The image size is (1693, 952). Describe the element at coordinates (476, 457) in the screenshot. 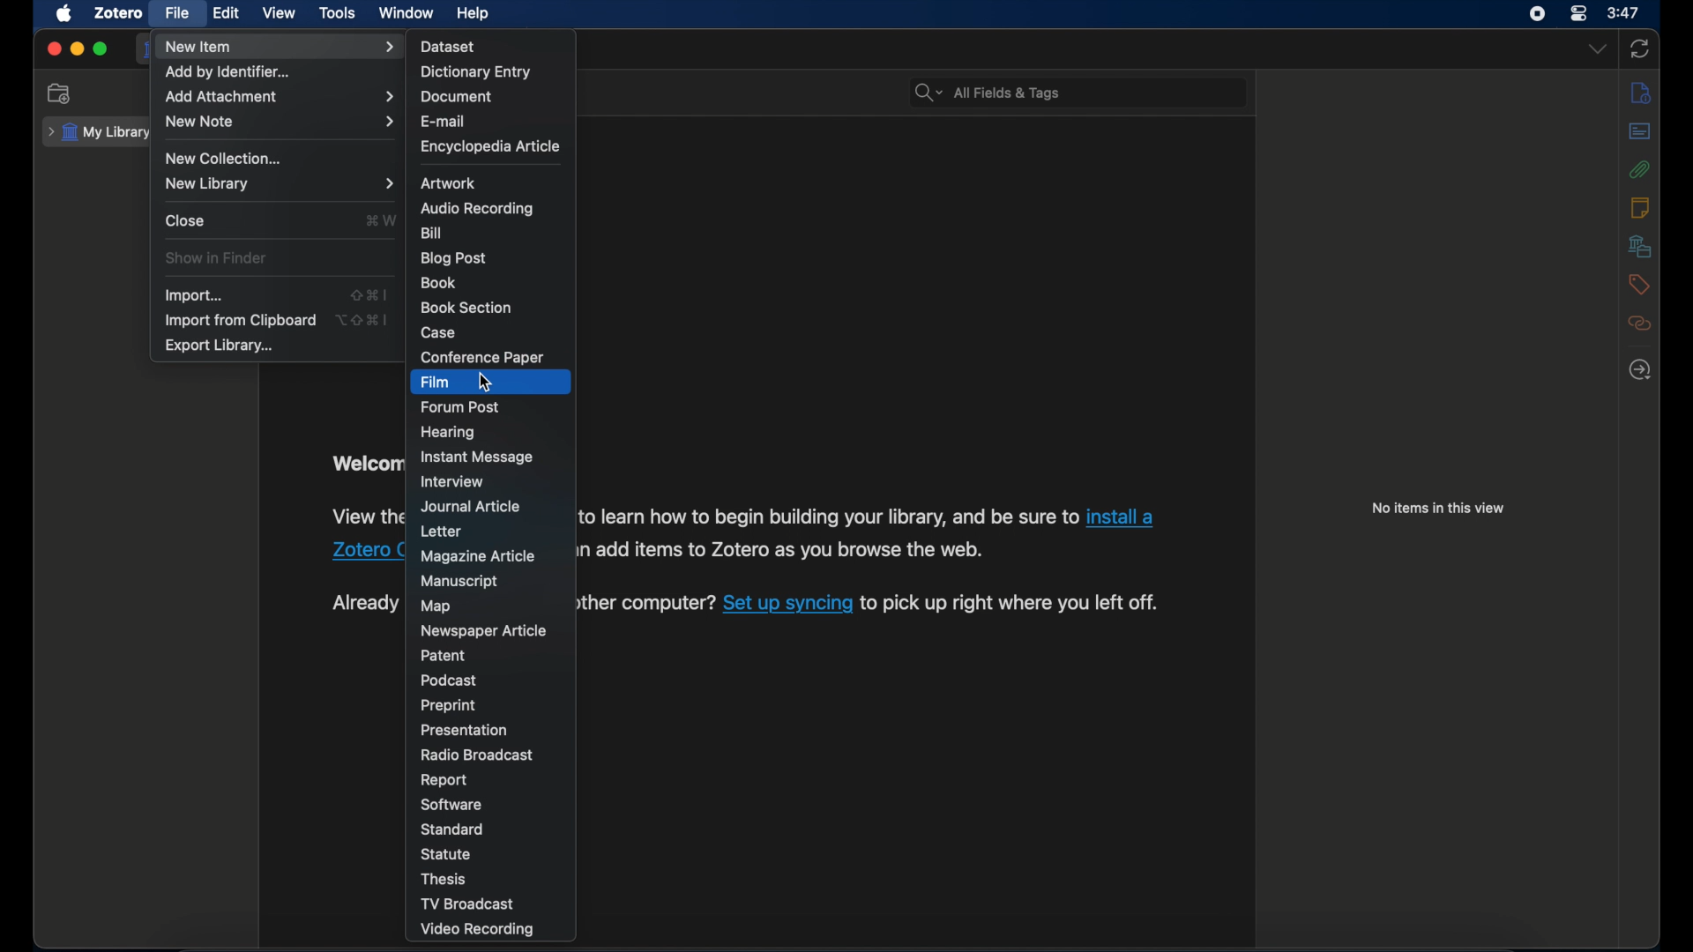

I see `instant message` at that location.